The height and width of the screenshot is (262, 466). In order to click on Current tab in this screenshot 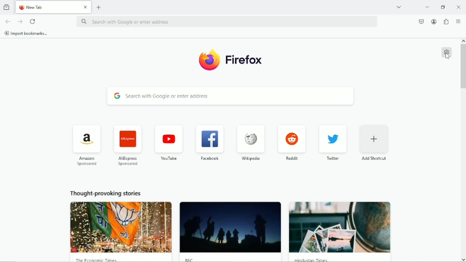, I will do `click(47, 7)`.